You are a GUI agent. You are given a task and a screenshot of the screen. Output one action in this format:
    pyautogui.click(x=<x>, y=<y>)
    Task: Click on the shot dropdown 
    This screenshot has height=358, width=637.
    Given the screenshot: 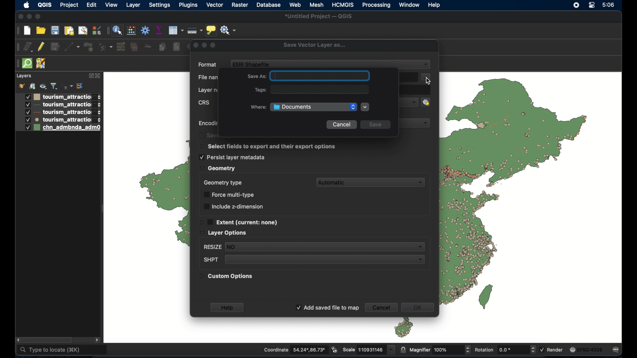 What is the action you would take?
    pyautogui.click(x=313, y=260)
    